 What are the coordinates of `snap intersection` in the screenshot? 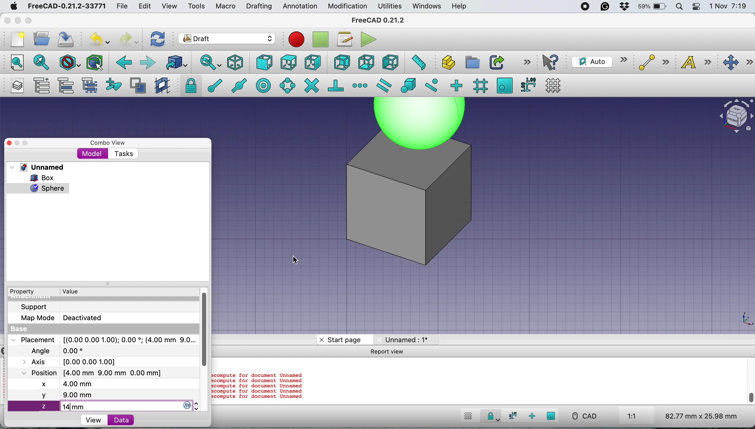 It's located at (311, 85).